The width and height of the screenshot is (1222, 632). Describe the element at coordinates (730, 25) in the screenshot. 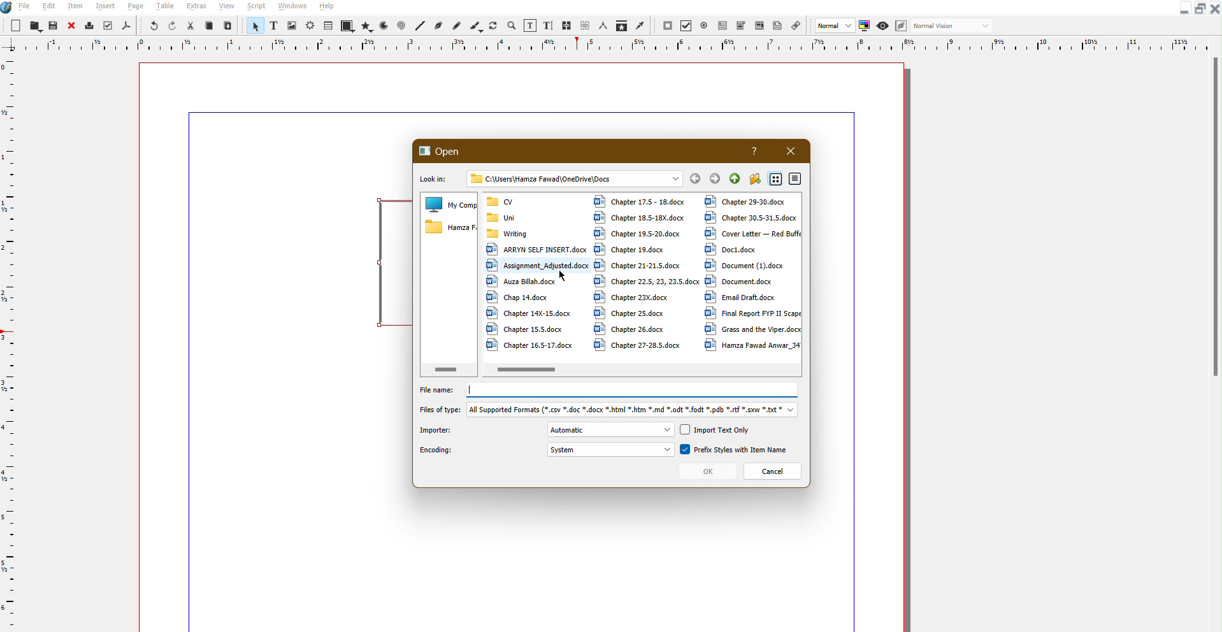

I see `PDF Tools` at that location.